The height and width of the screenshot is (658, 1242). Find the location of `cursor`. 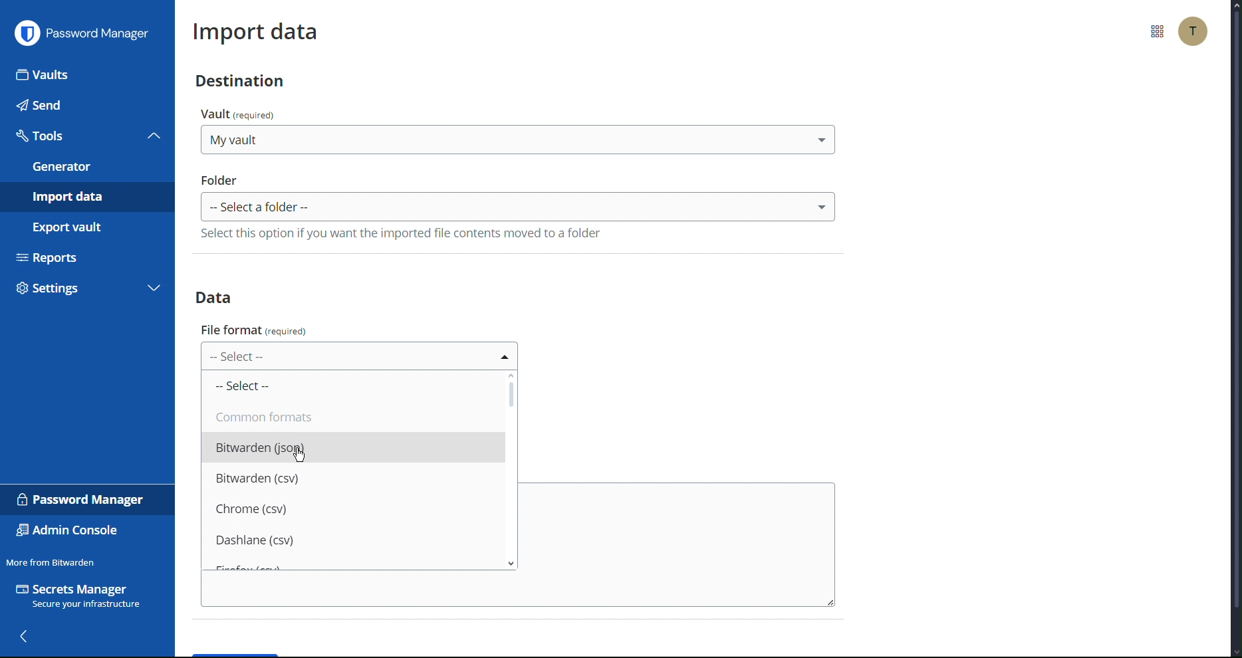

cursor is located at coordinates (301, 454).